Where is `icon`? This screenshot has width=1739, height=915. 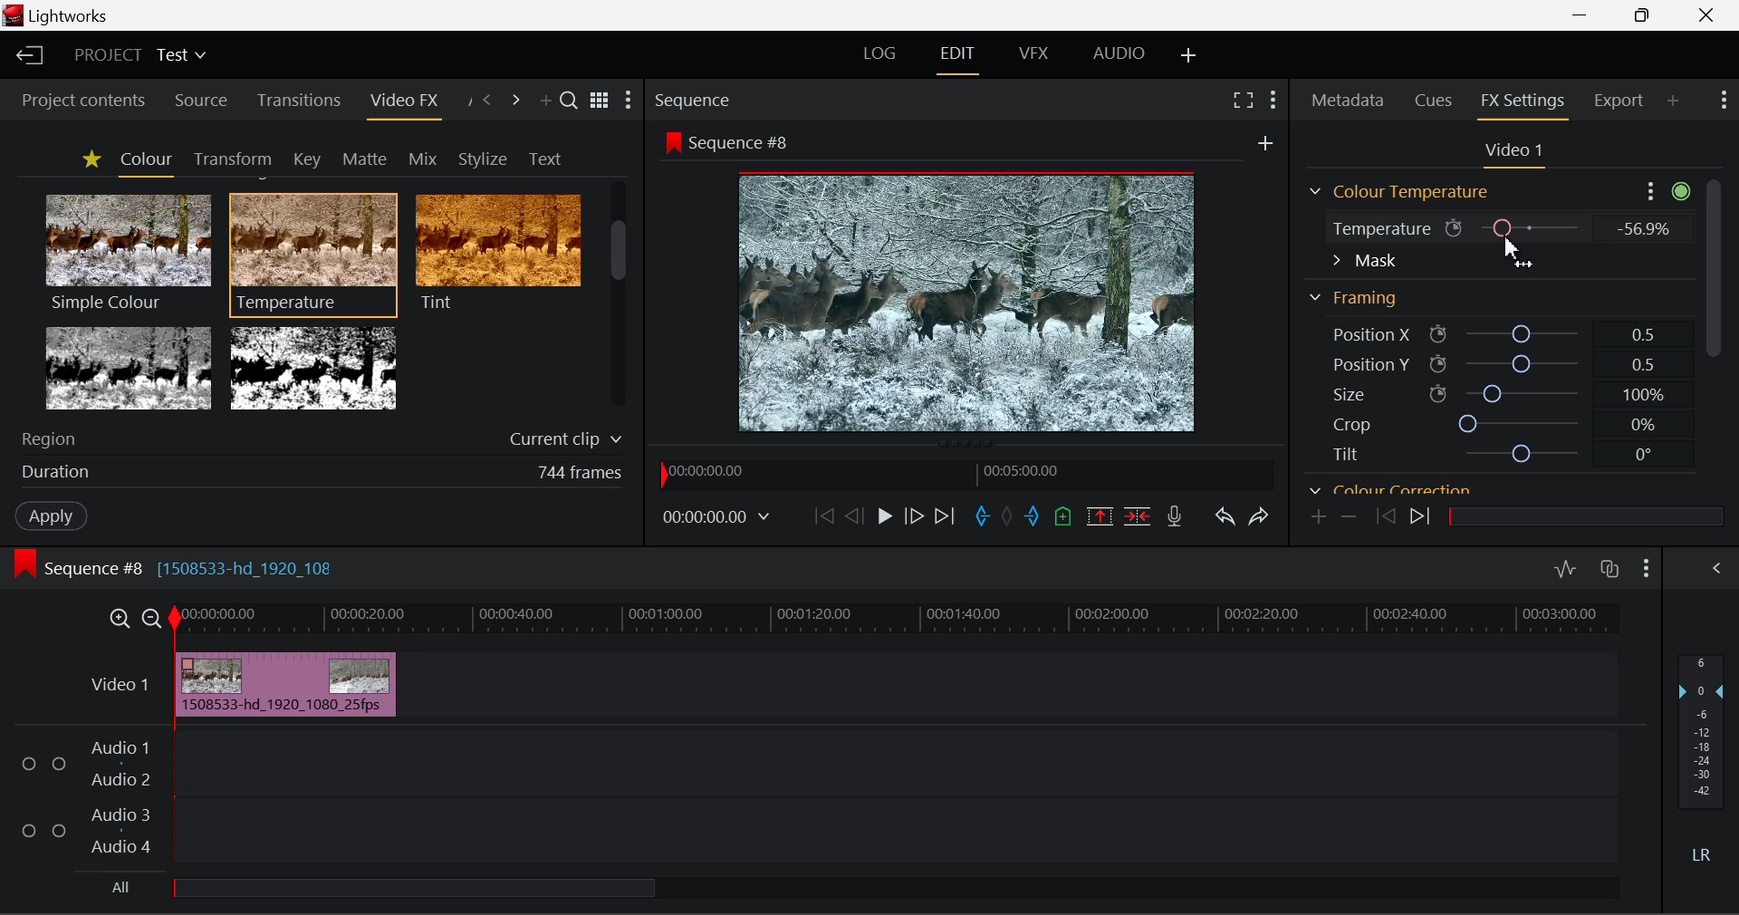
icon is located at coordinates (672, 142).